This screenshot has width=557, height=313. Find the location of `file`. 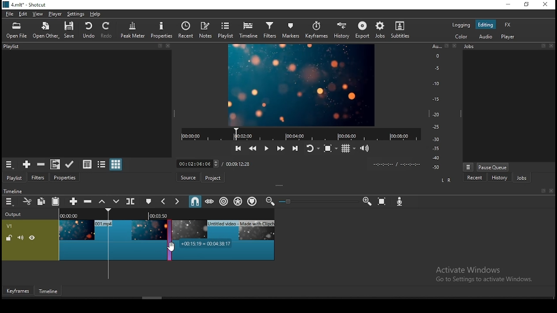

file is located at coordinates (10, 13).